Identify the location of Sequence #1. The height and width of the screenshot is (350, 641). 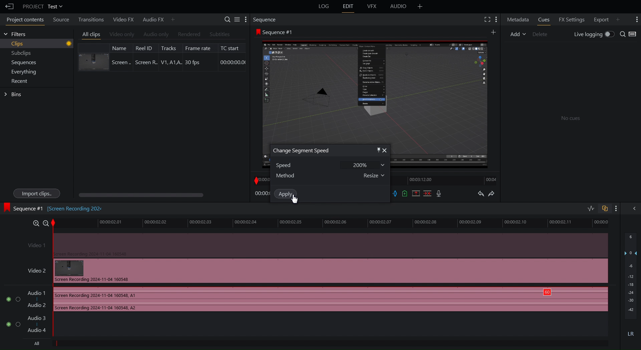
(276, 32).